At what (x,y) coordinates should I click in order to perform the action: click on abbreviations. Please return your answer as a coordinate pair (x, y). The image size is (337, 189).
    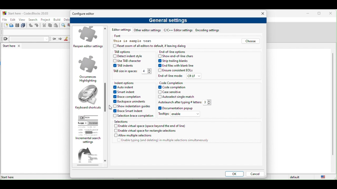
    Looking at the image, I should click on (90, 157).